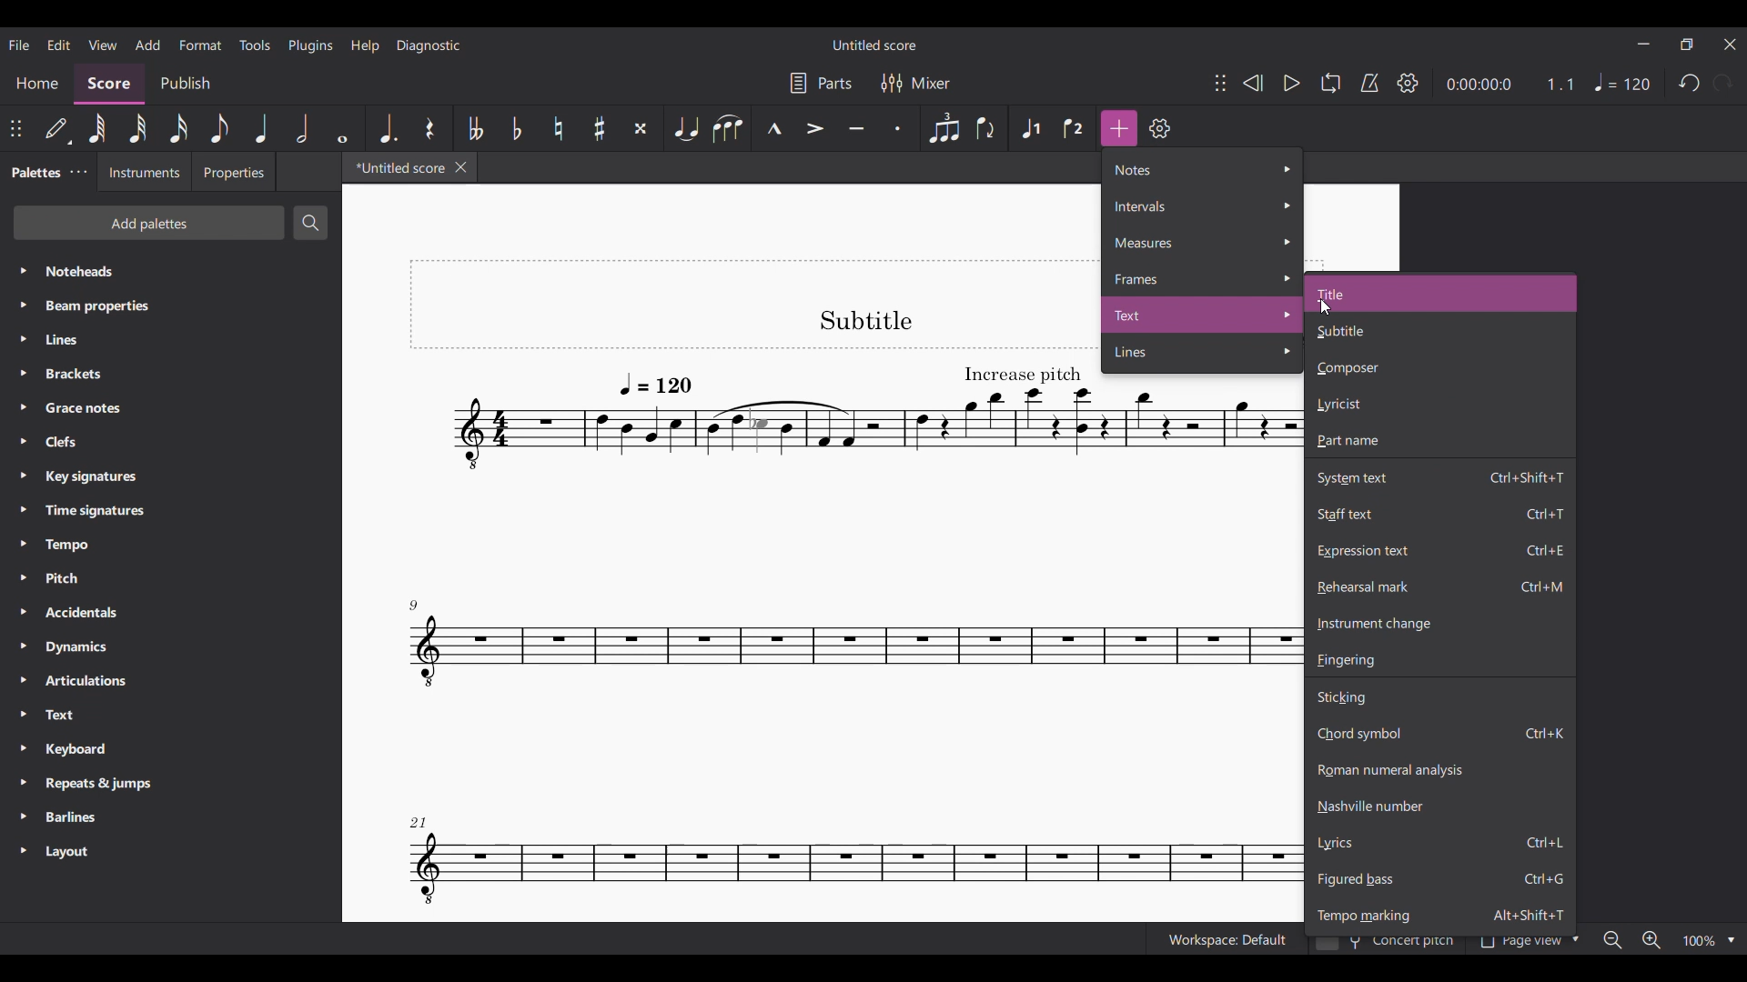 This screenshot has height=982, width=1747. What do you see at coordinates (1331, 83) in the screenshot?
I see `Loop playback` at bounding box center [1331, 83].